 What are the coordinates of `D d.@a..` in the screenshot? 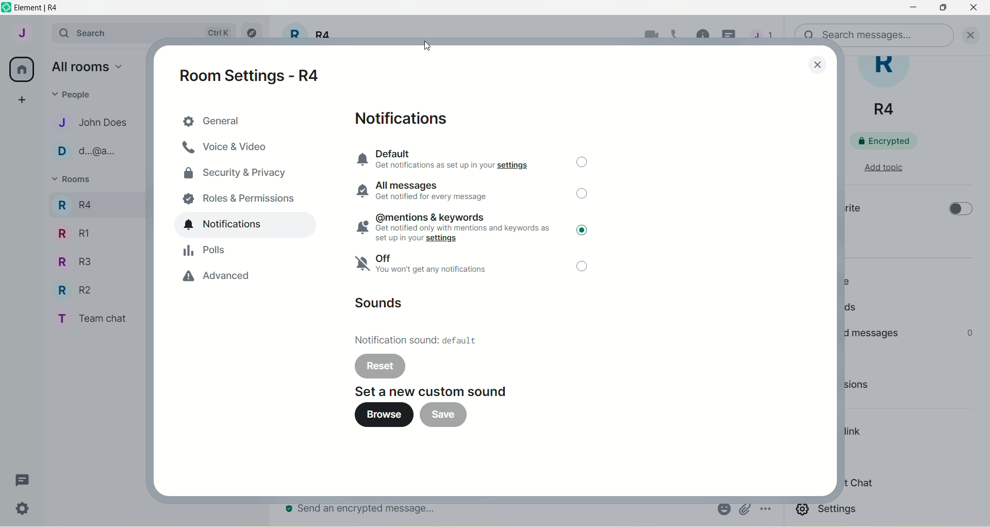 It's located at (83, 151).